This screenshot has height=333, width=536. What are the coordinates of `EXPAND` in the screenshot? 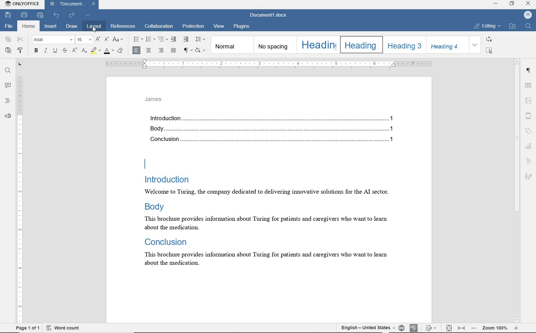 It's located at (474, 44).